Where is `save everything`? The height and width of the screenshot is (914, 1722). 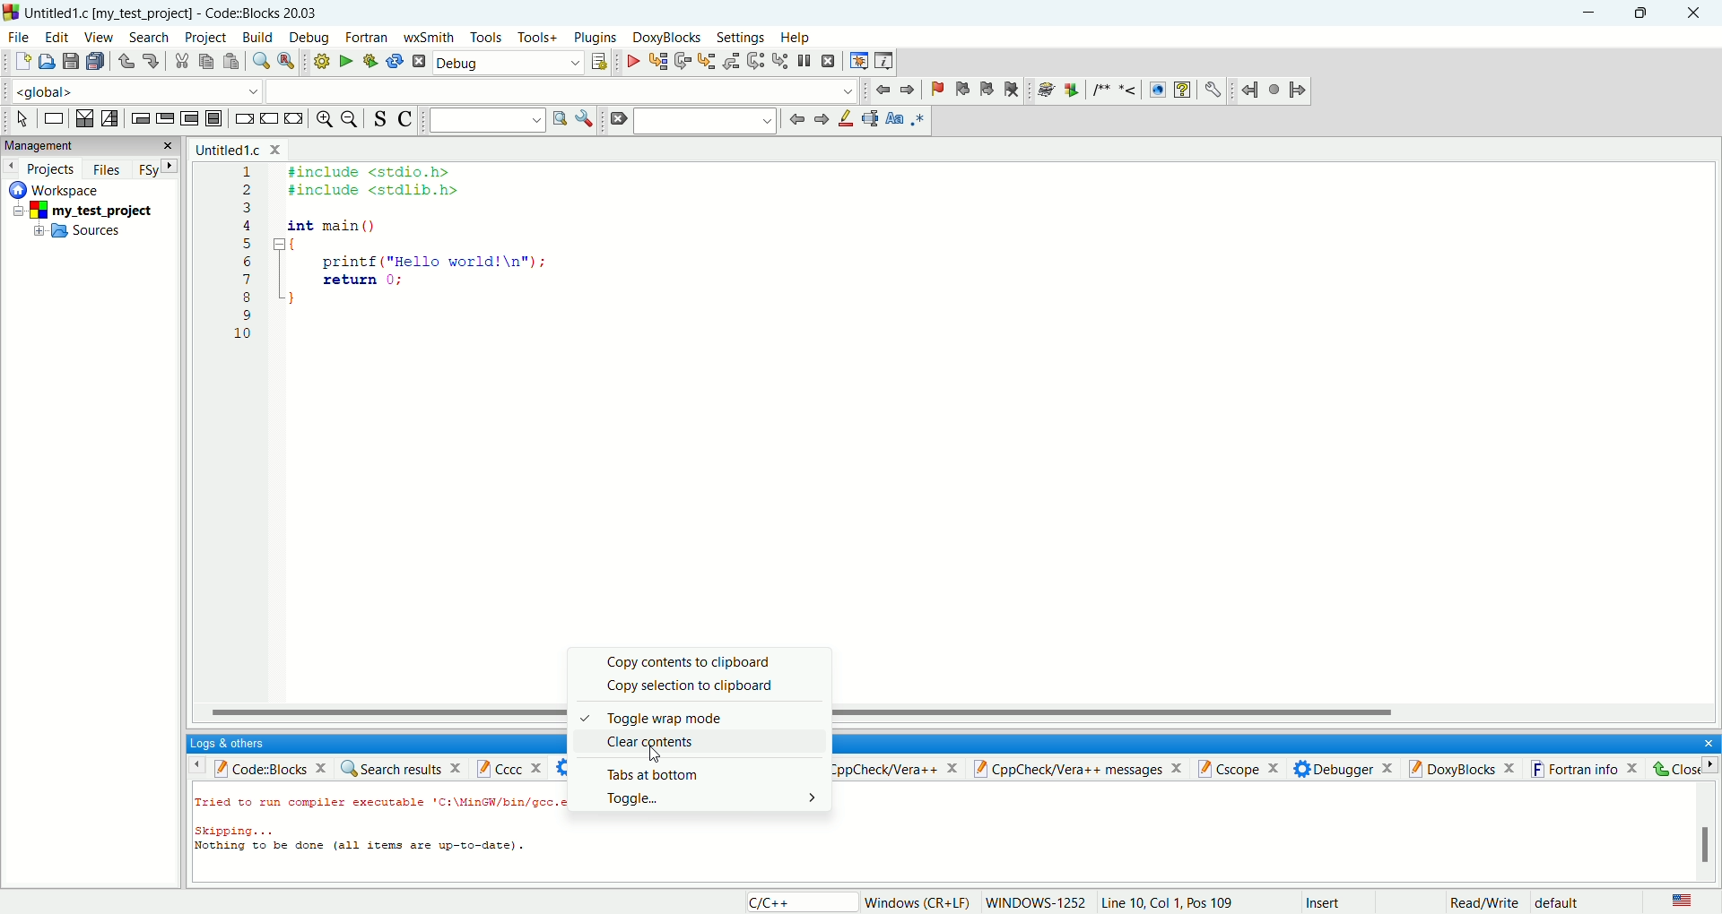 save everything is located at coordinates (94, 61).